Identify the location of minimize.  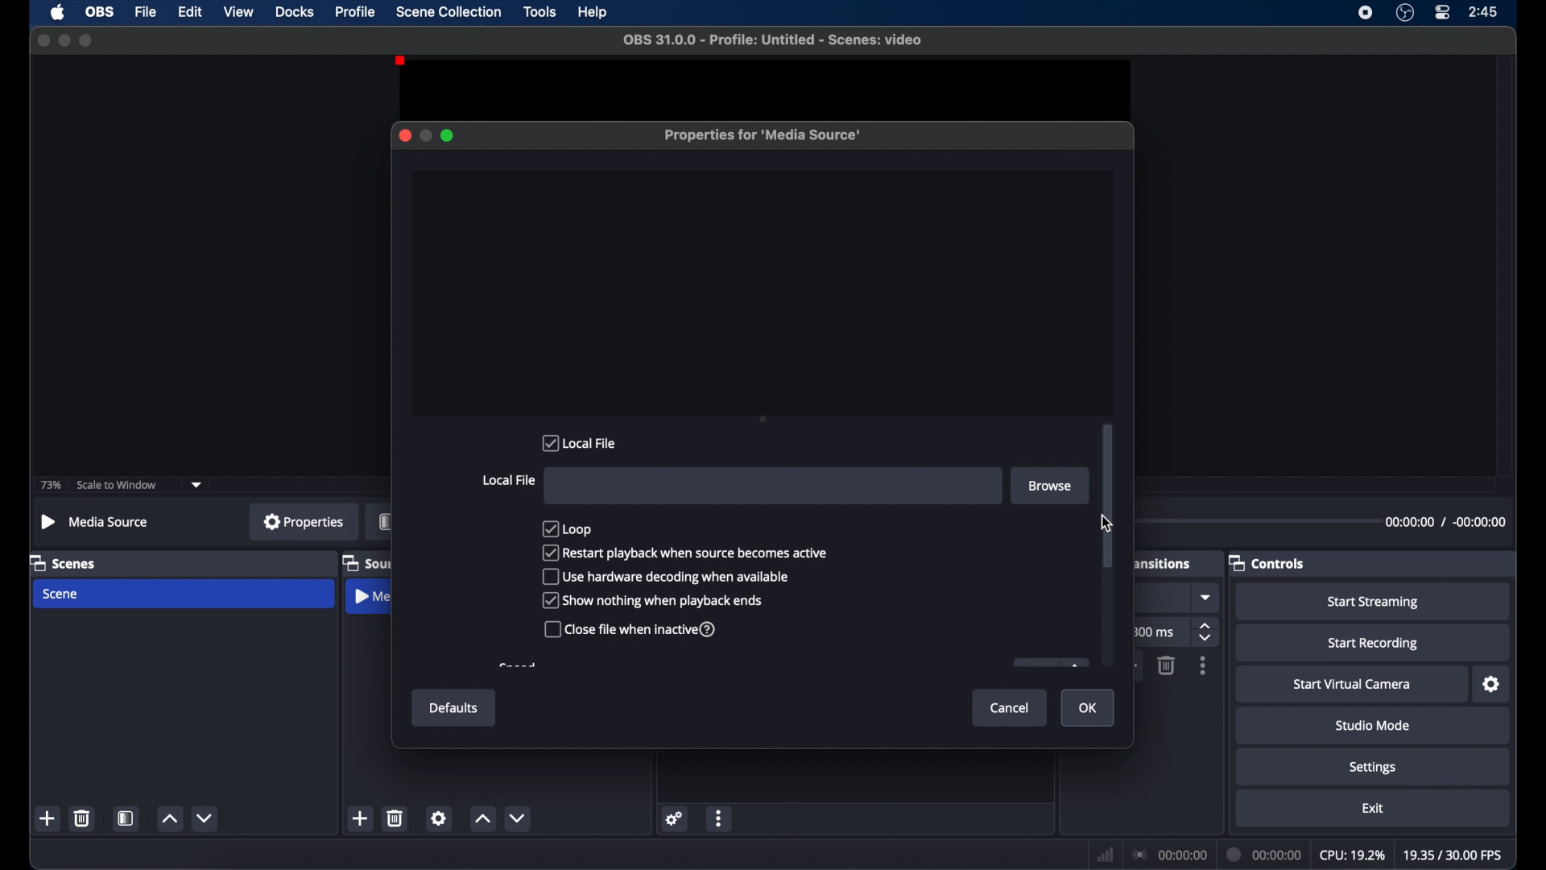
(425, 135).